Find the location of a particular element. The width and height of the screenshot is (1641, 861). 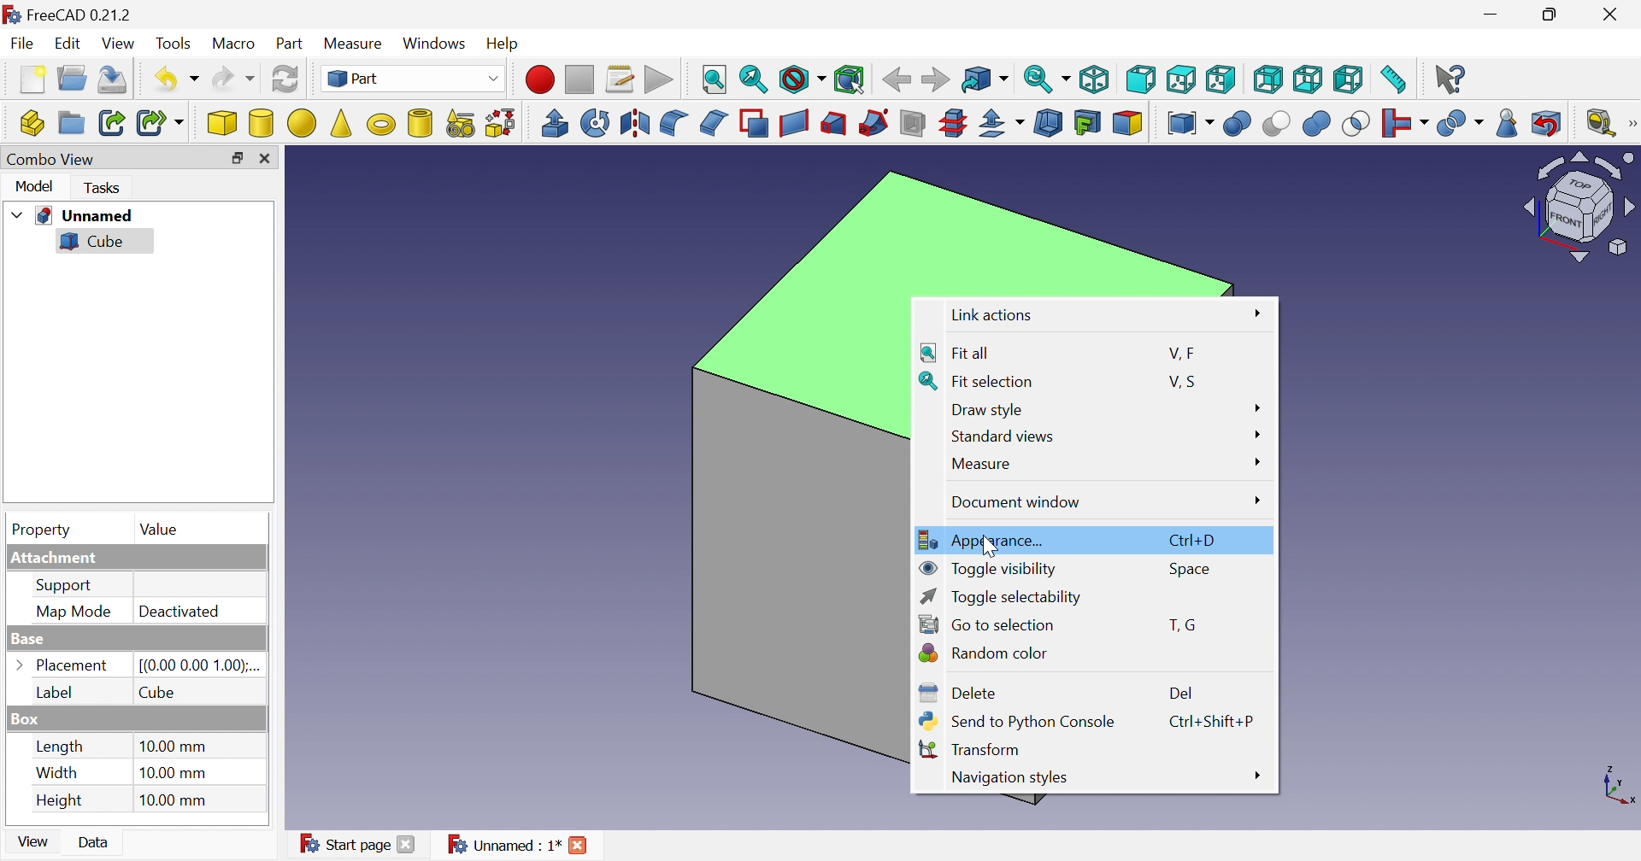

Check geometry is located at coordinates (1508, 124).